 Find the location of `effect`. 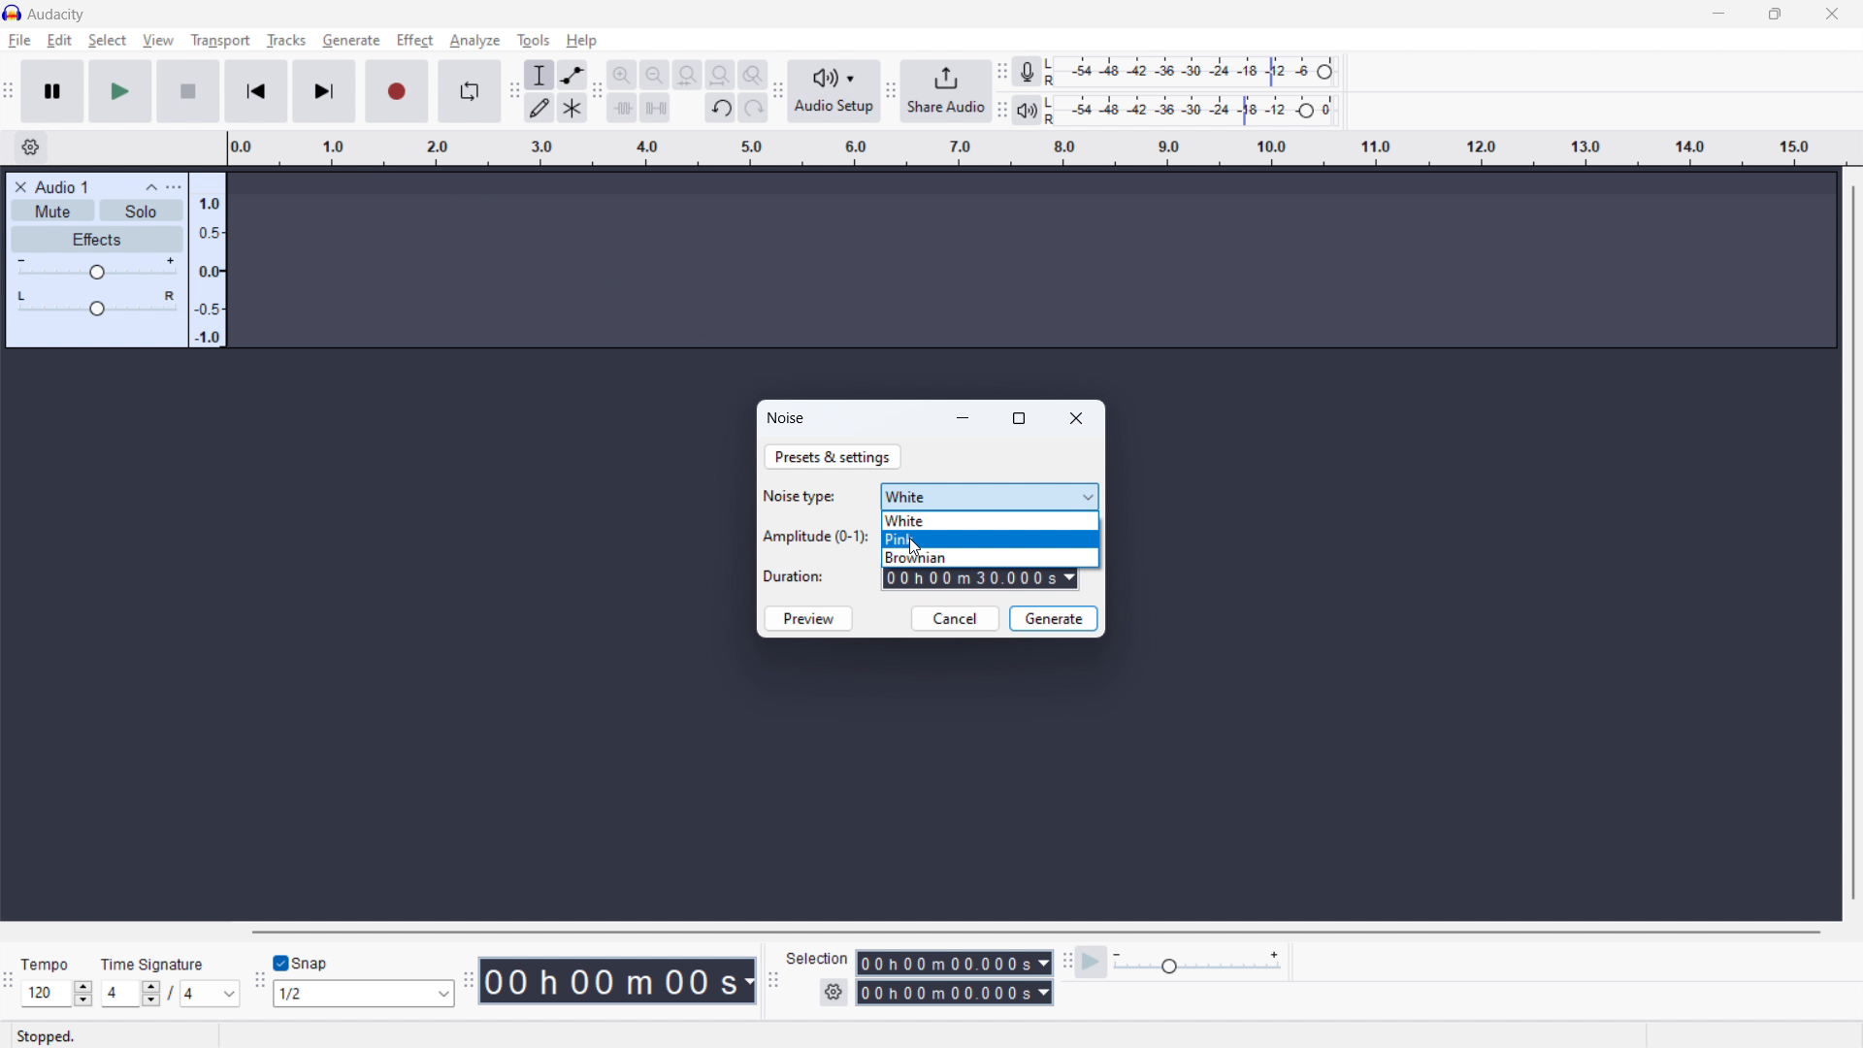

effect is located at coordinates (414, 41).